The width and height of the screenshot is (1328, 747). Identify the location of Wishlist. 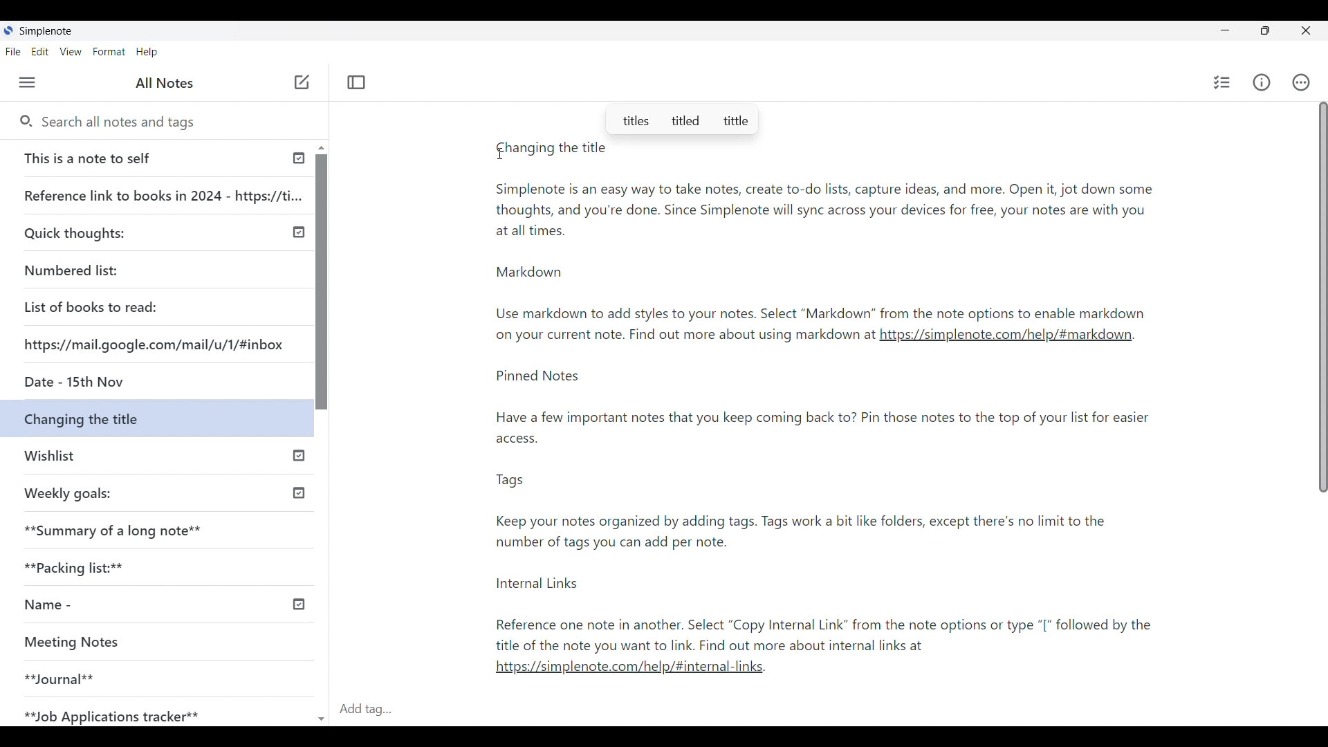
(49, 454).